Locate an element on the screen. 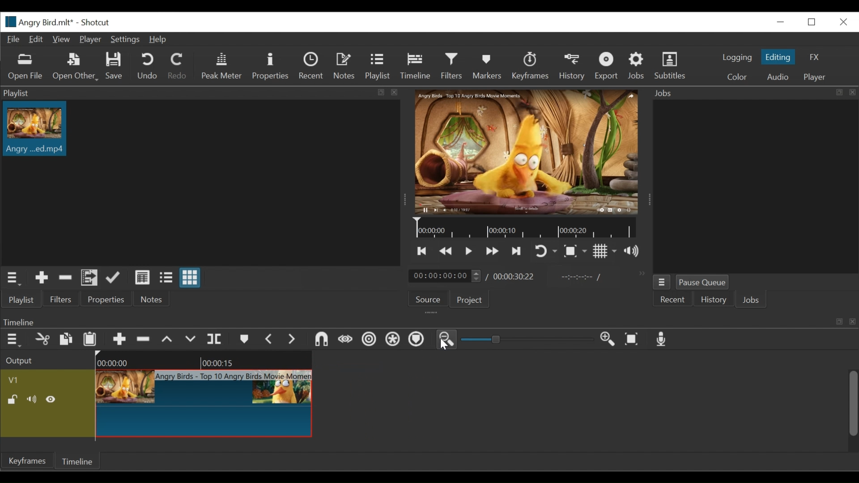 Image resolution: width=859 pixels, height=483 pixels.  is located at coordinates (845, 23).